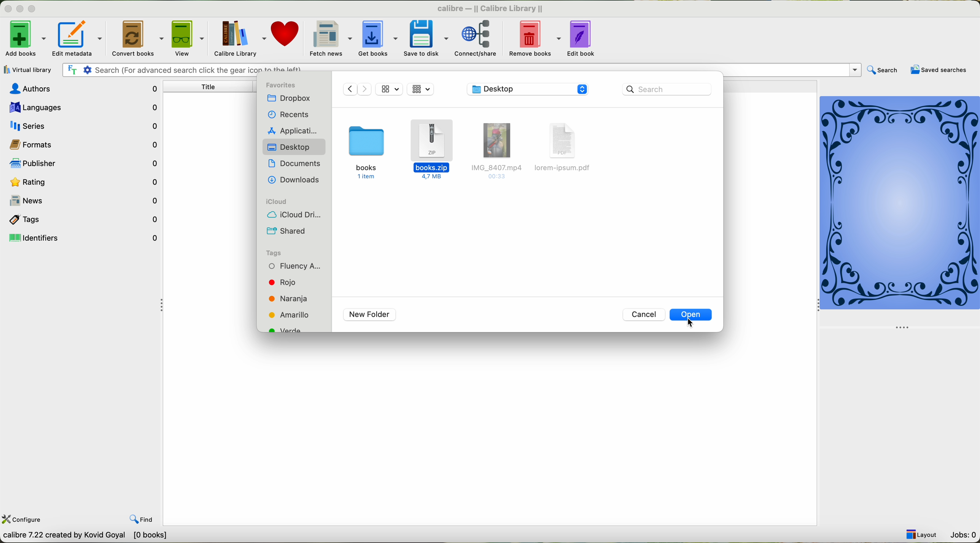 The height and width of the screenshot is (543, 980). Describe the element at coordinates (564, 151) in the screenshot. I see `lorem-ipsum. pdf` at that location.